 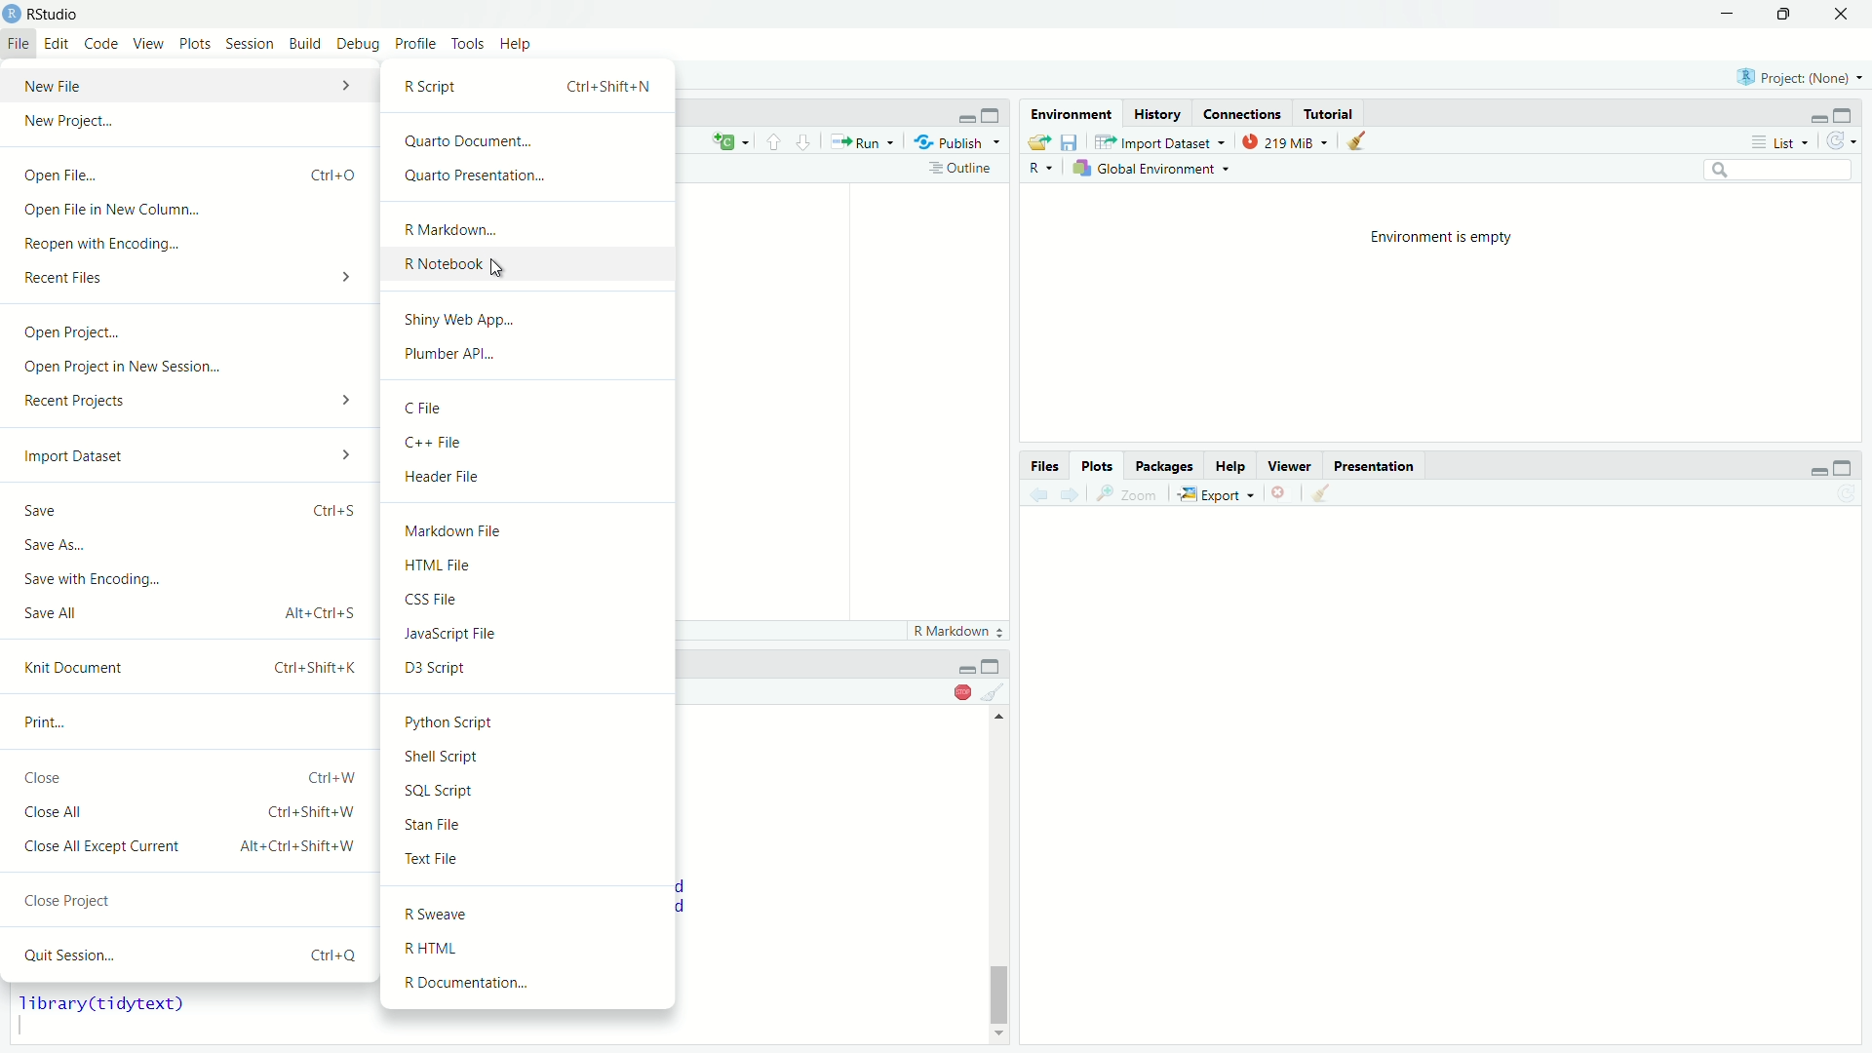 I want to click on C++ File, so click(x=532, y=440).